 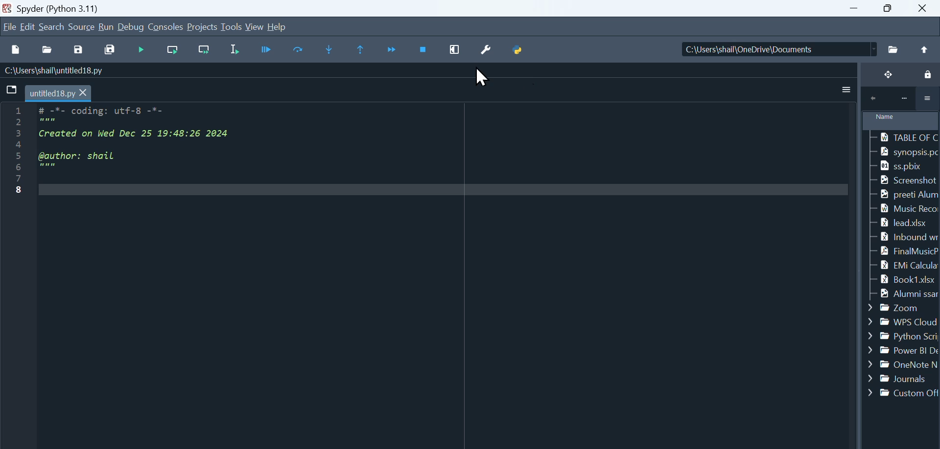 I want to click on Journals, so click(x=903, y=378).